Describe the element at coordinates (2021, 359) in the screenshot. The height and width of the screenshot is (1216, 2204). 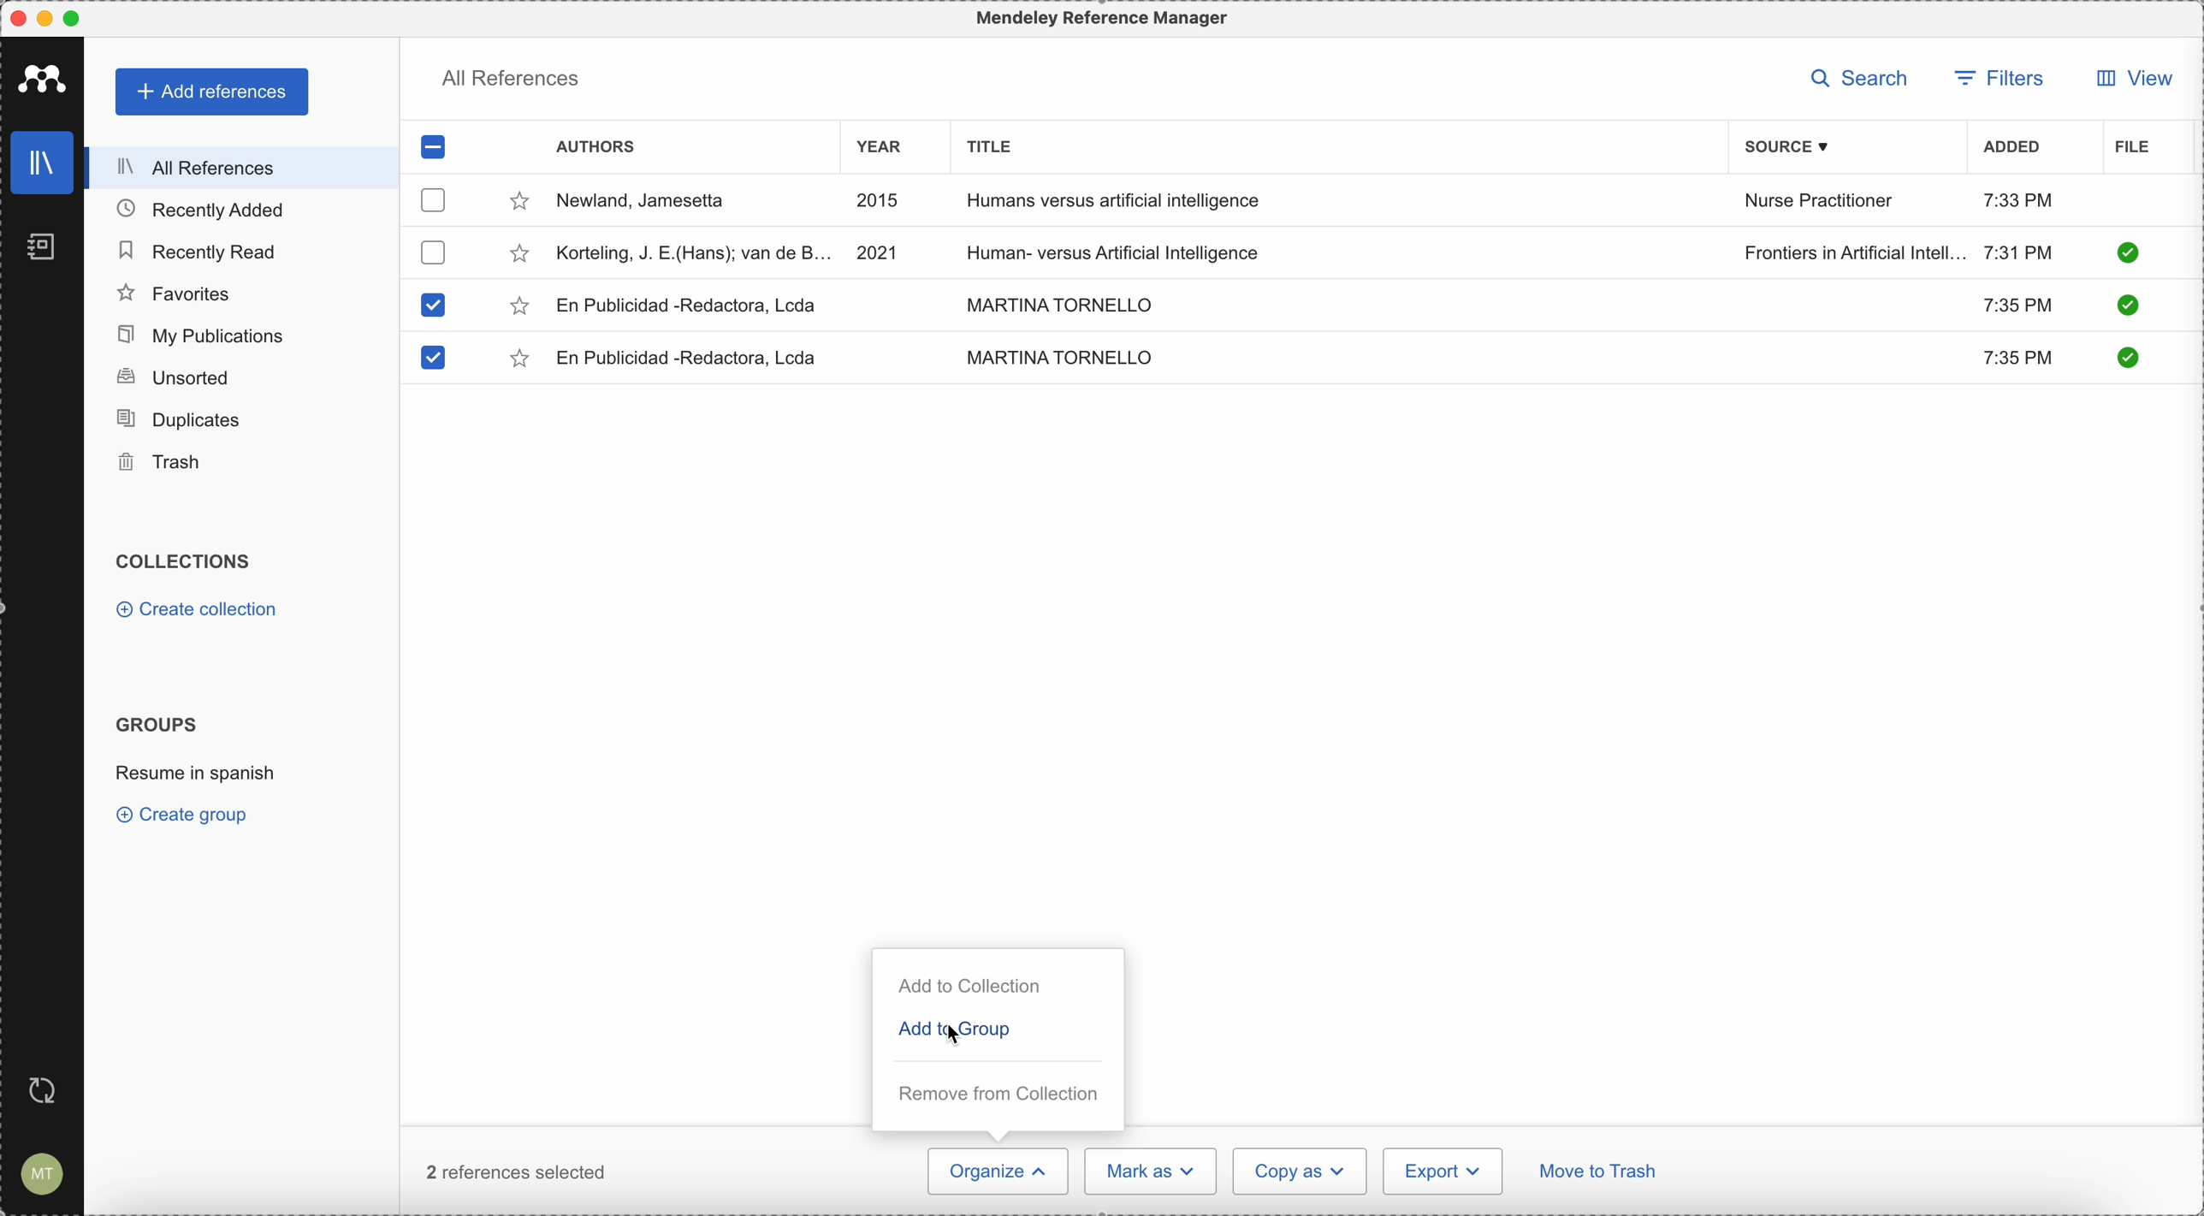
I see `7:35 PM` at that location.